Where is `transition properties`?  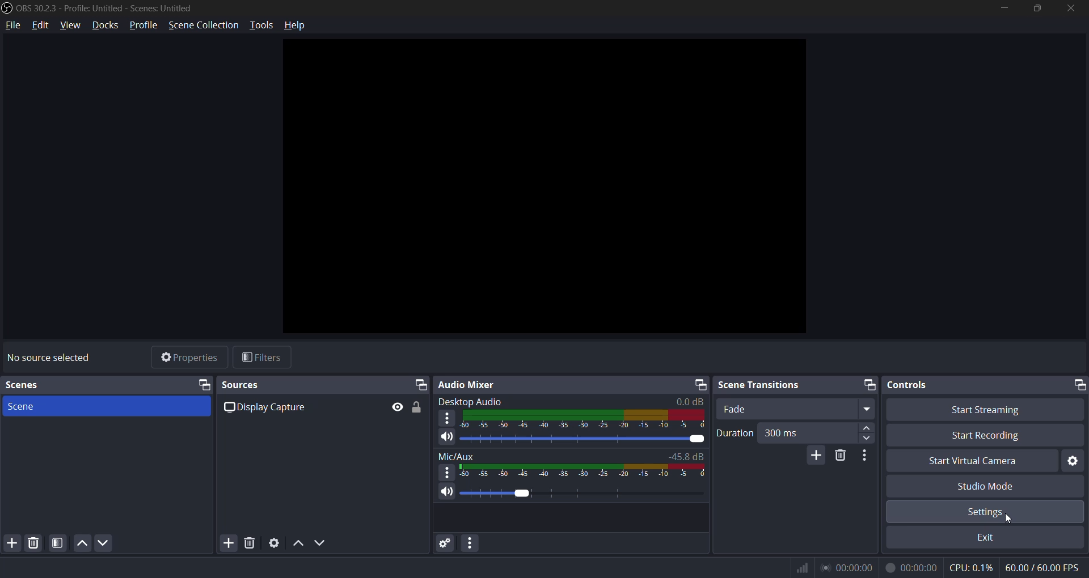 transition properties is located at coordinates (868, 459).